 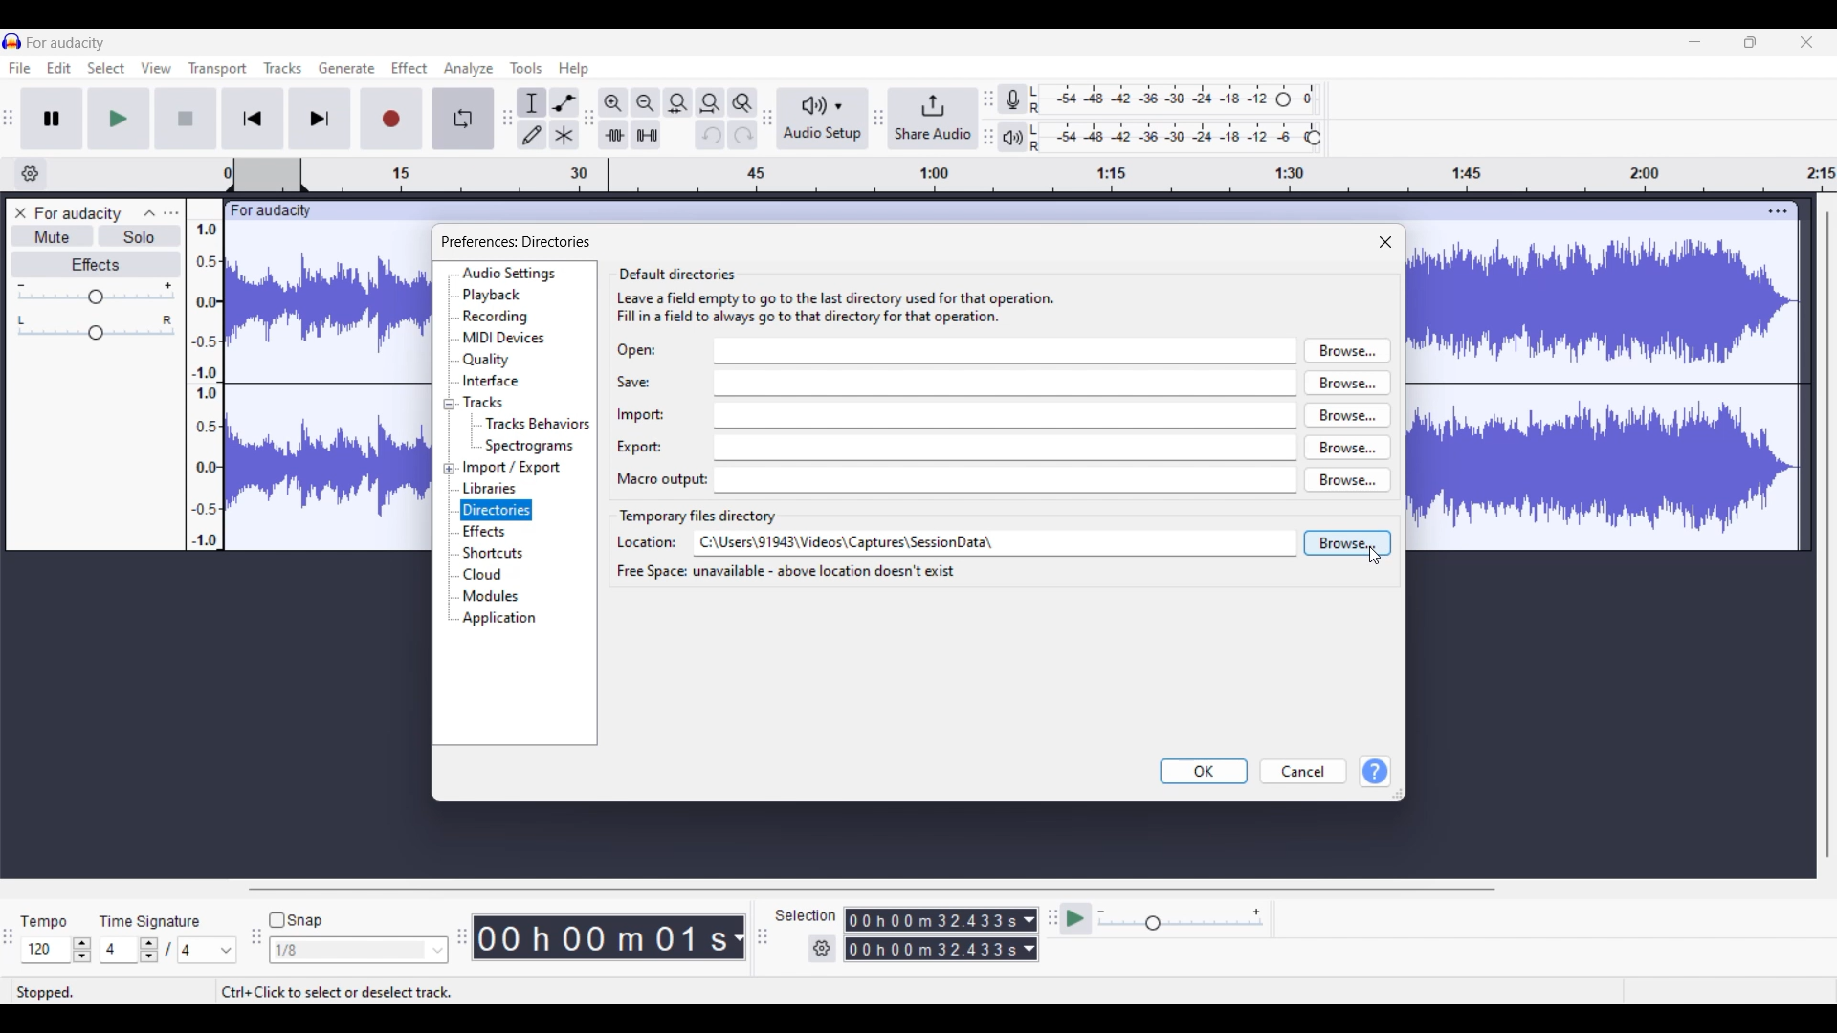 What do you see at coordinates (870, 890) in the screenshot?
I see `Horizontal scroll bar` at bounding box center [870, 890].